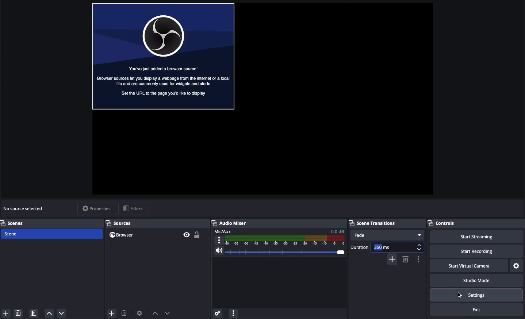 This screenshot has height=319, width=525. Describe the element at coordinates (34, 313) in the screenshot. I see `Scene filter` at that location.